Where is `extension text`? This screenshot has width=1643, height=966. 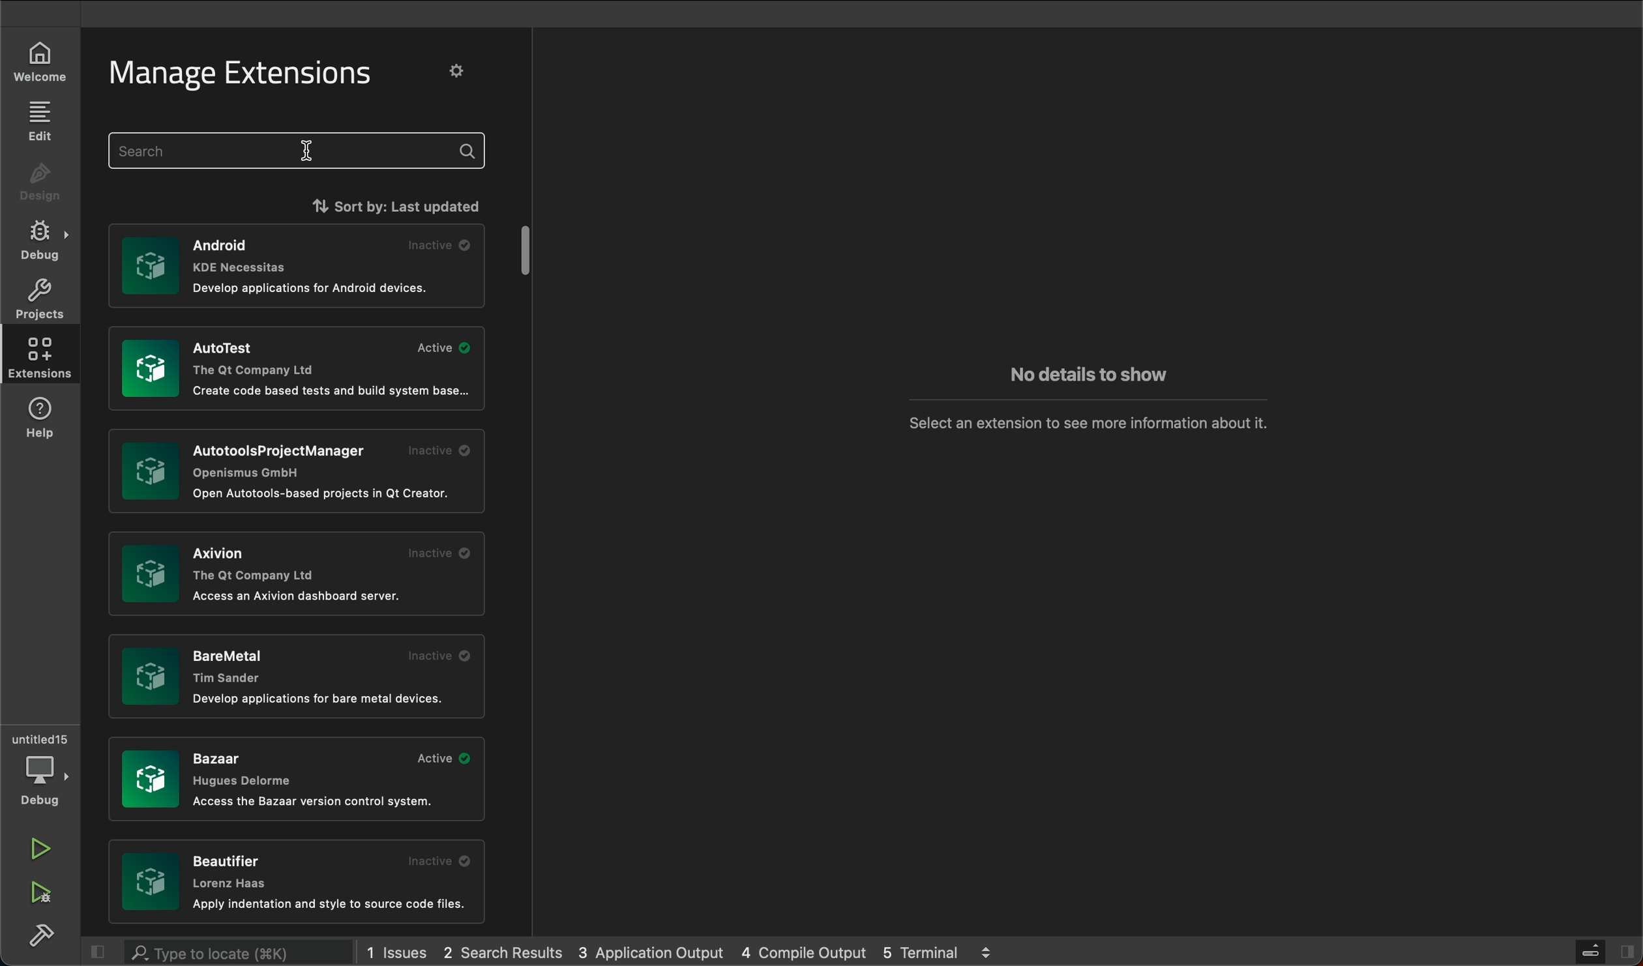
extension text is located at coordinates (244, 768).